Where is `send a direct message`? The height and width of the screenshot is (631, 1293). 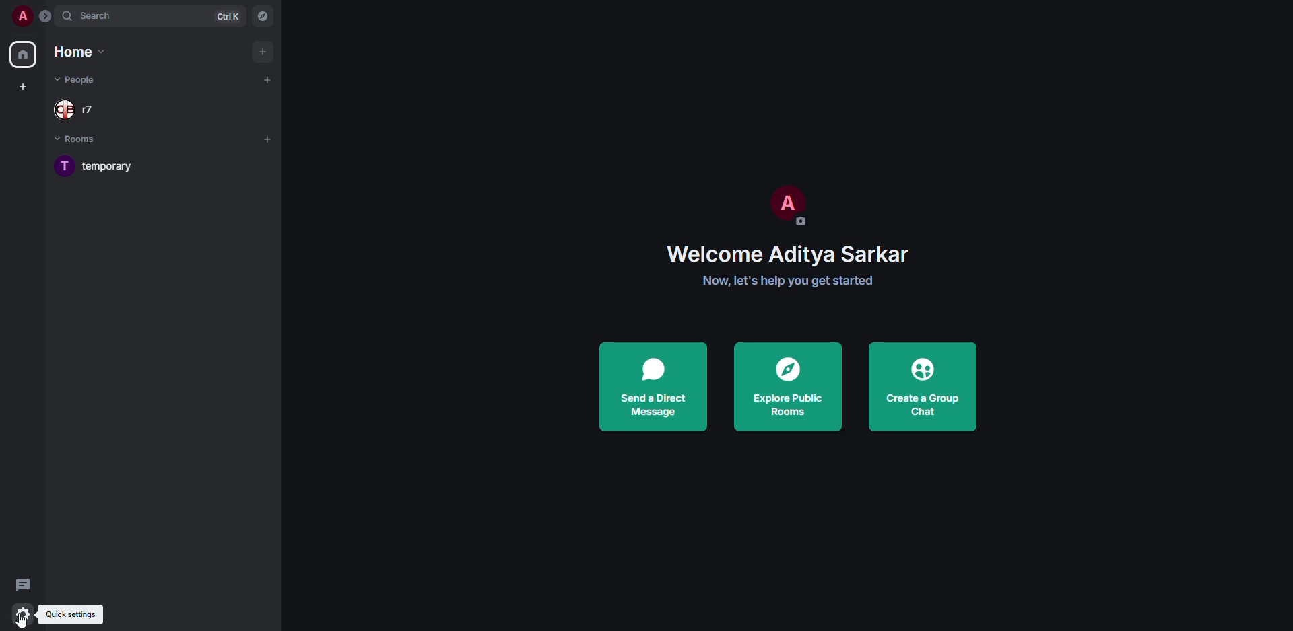
send a direct message is located at coordinates (655, 387).